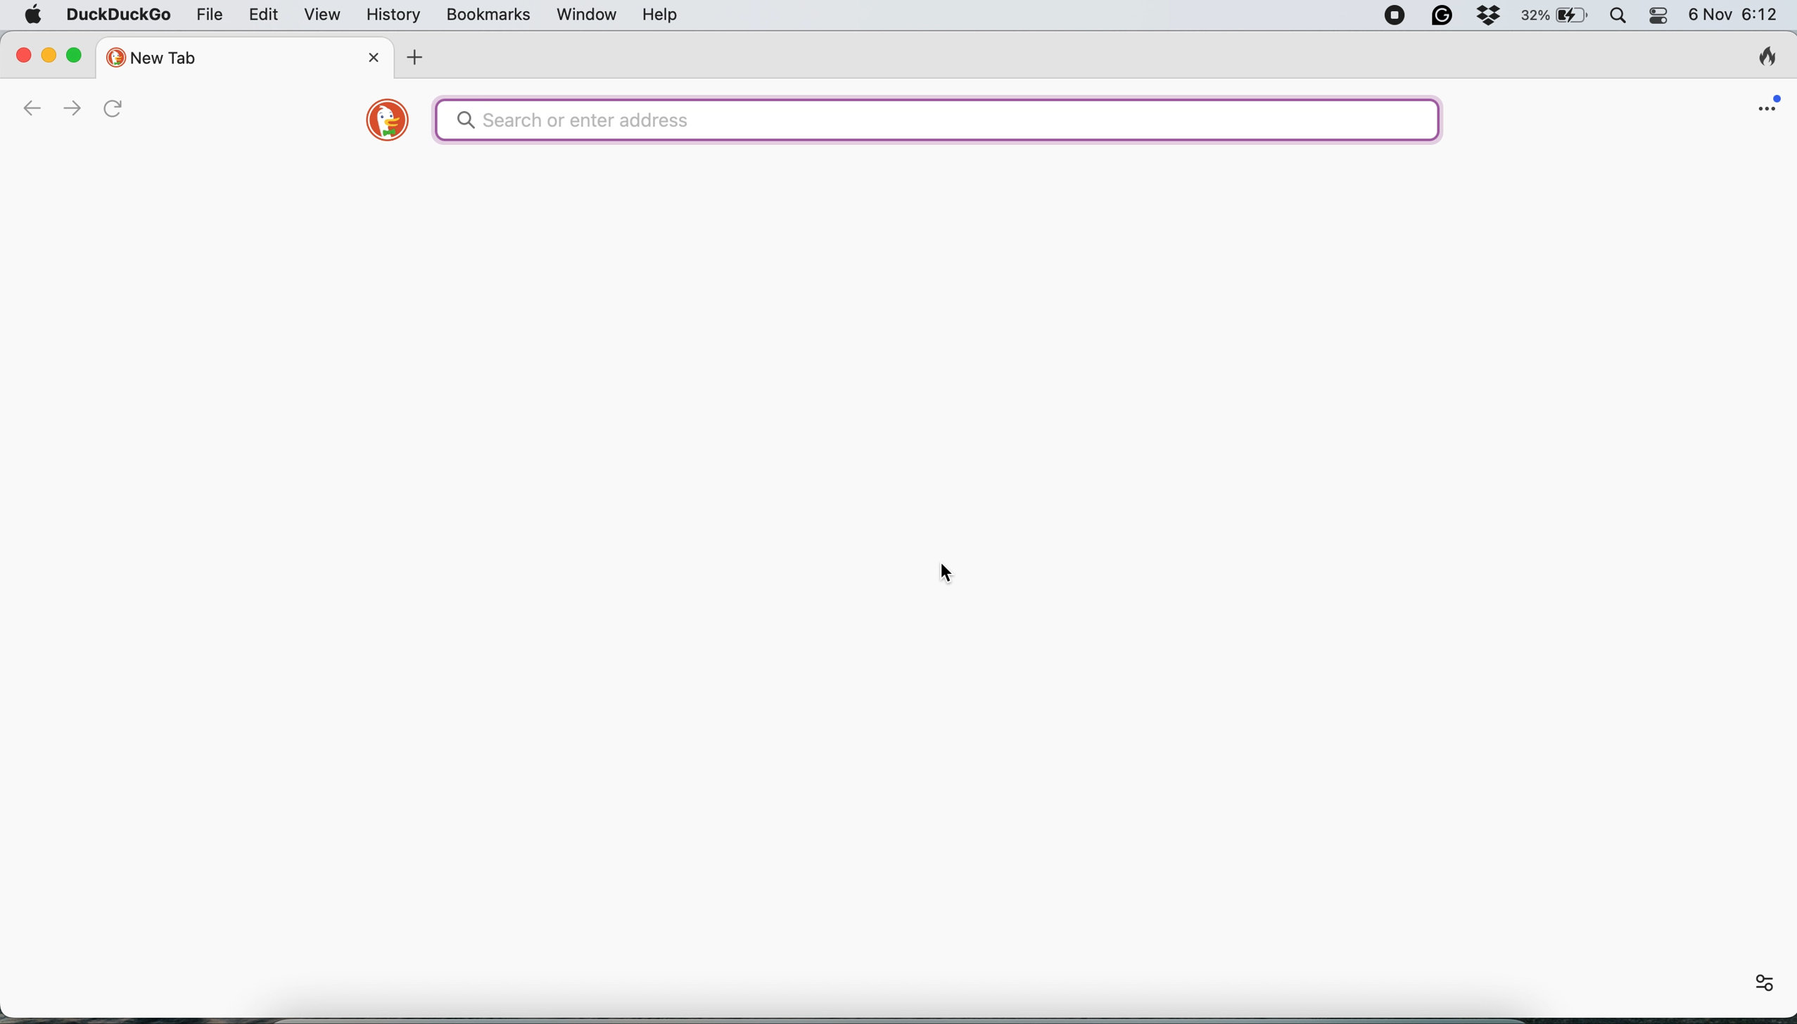 The width and height of the screenshot is (1797, 1024). What do you see at coordinates (1440, 15) in the screenshot?
I see `grammarly` at bounding box center [1440, 15].